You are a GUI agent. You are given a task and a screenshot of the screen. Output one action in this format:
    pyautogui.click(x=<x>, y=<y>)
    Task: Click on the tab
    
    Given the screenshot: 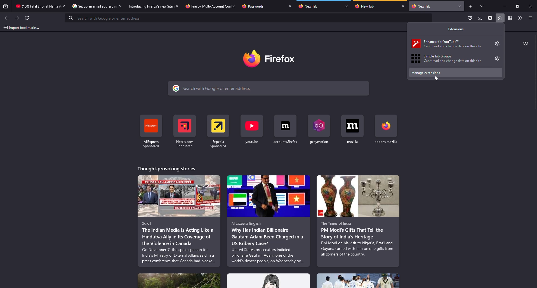 What is the action you would take?
    pyautogui.click(x=310, y=6)
    